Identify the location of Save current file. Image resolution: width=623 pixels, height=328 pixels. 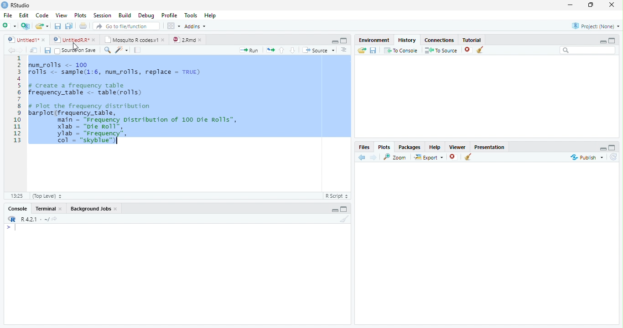
(57, 26).